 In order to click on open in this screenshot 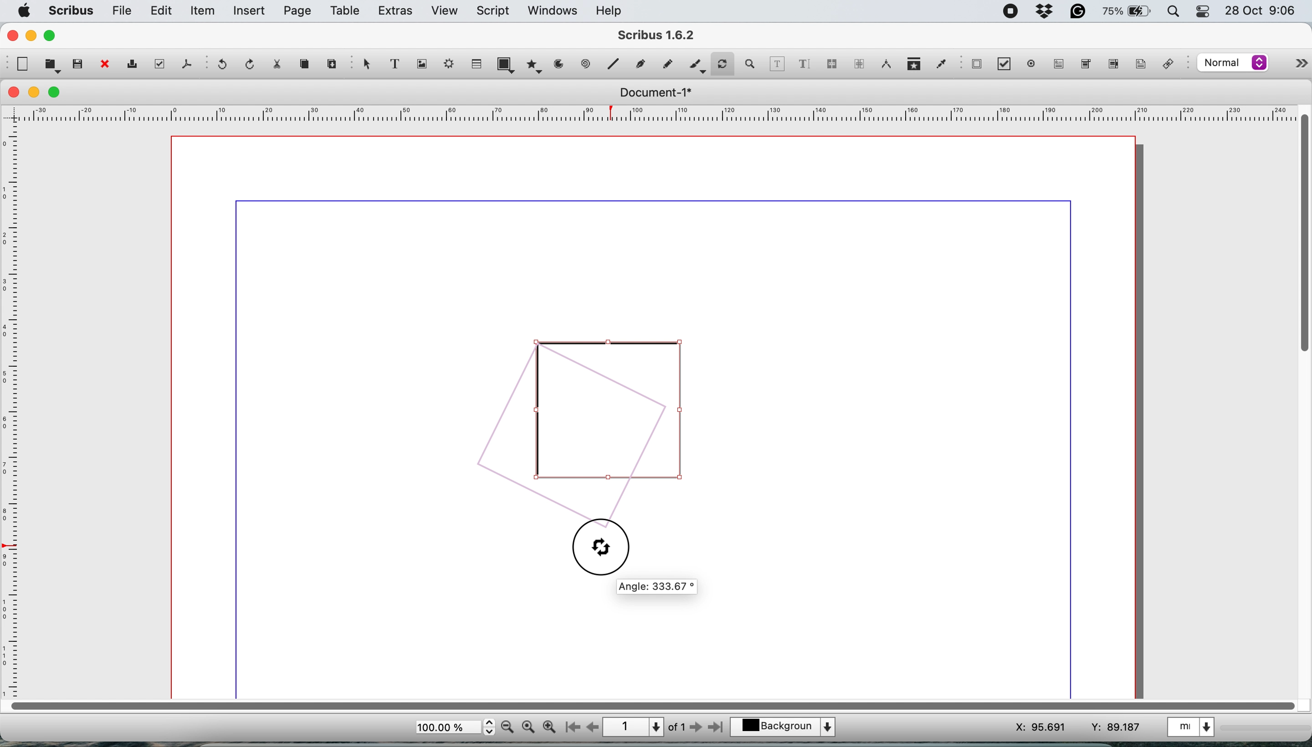, I will do `click(51, 66)`.